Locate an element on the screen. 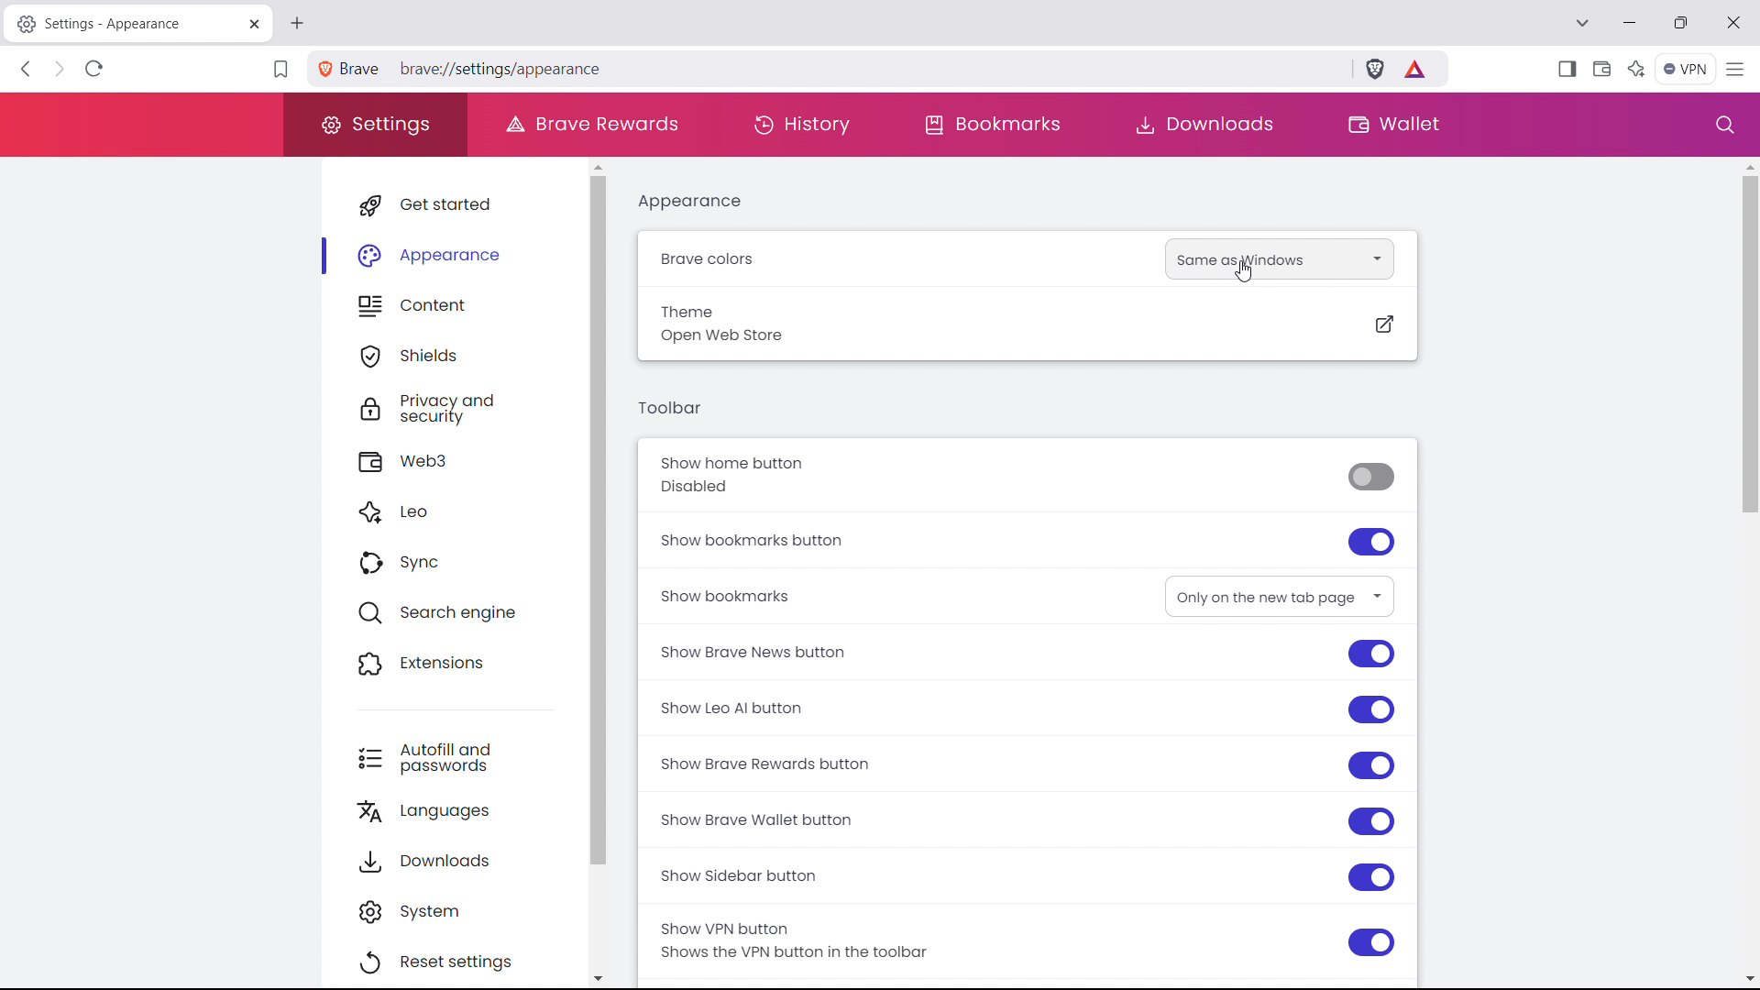 Image resolution: width=1760 pixels, height=990 pixels. wallet is located at coordinates (1602, 68).